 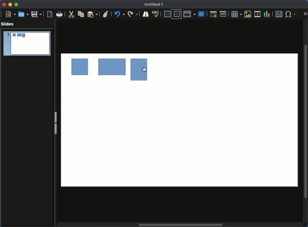 What do you see at coordinates (177, 14) in the screenshot?
I see `Snap to grid` at bounding box center [177, 14].